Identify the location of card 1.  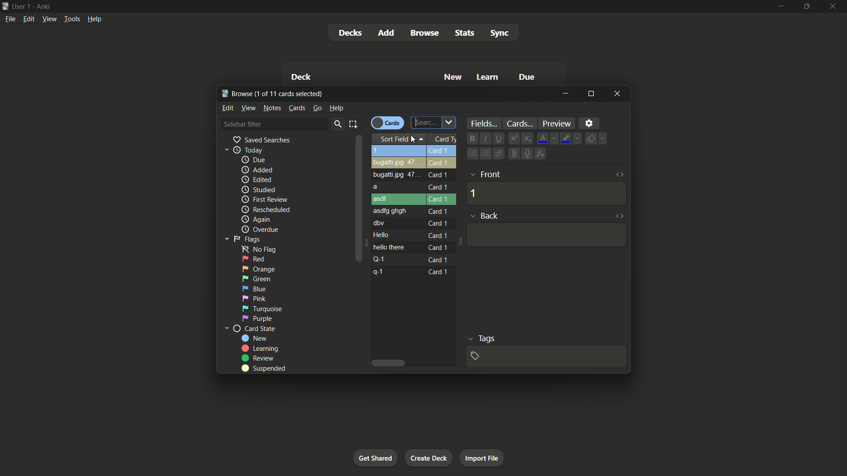
(439, 198).